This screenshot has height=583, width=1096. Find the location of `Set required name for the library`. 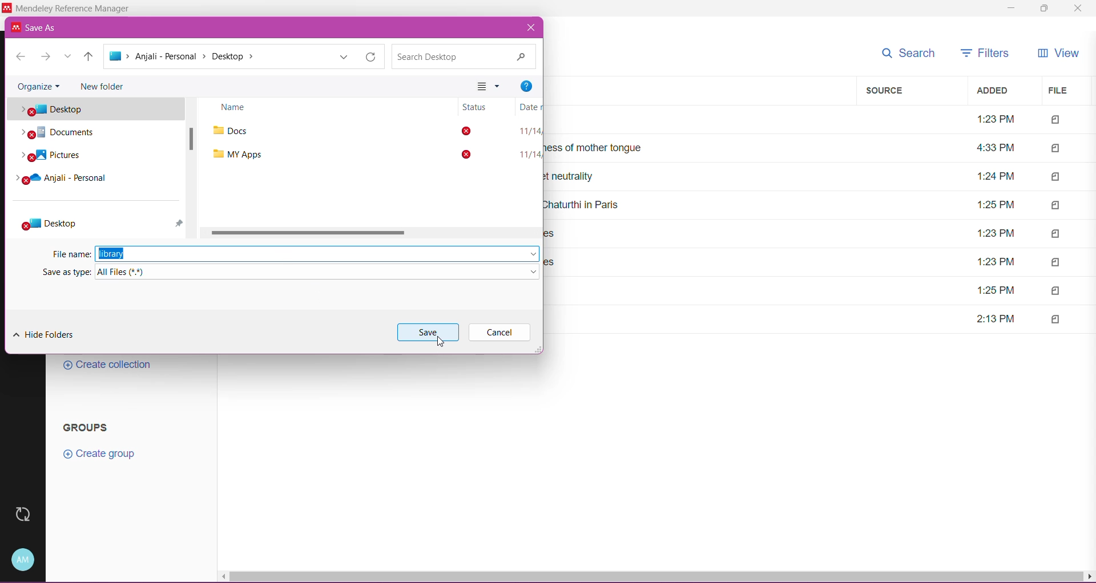

Set required name for the library is located at coordinates (317, 254).